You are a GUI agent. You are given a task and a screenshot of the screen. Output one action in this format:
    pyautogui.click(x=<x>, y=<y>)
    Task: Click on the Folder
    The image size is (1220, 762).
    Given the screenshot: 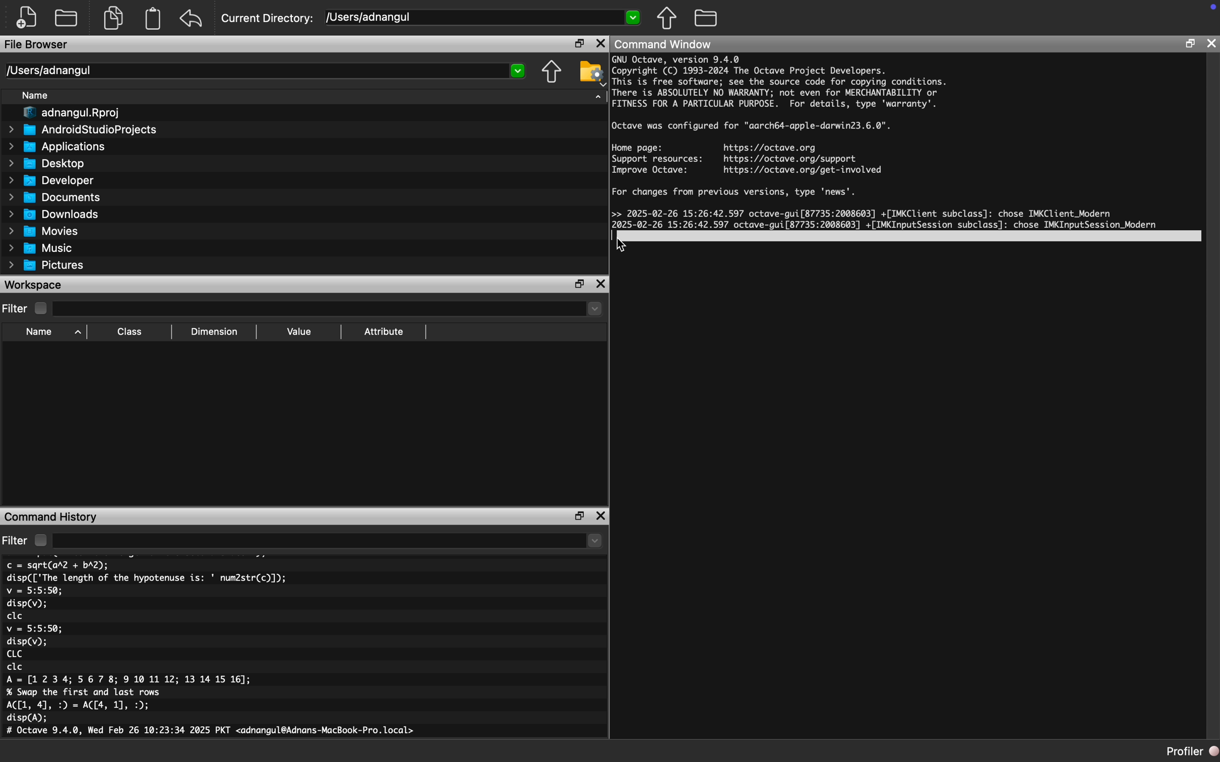 What is the action you would take?
    pyautogui.click(x=707, y=18)
    